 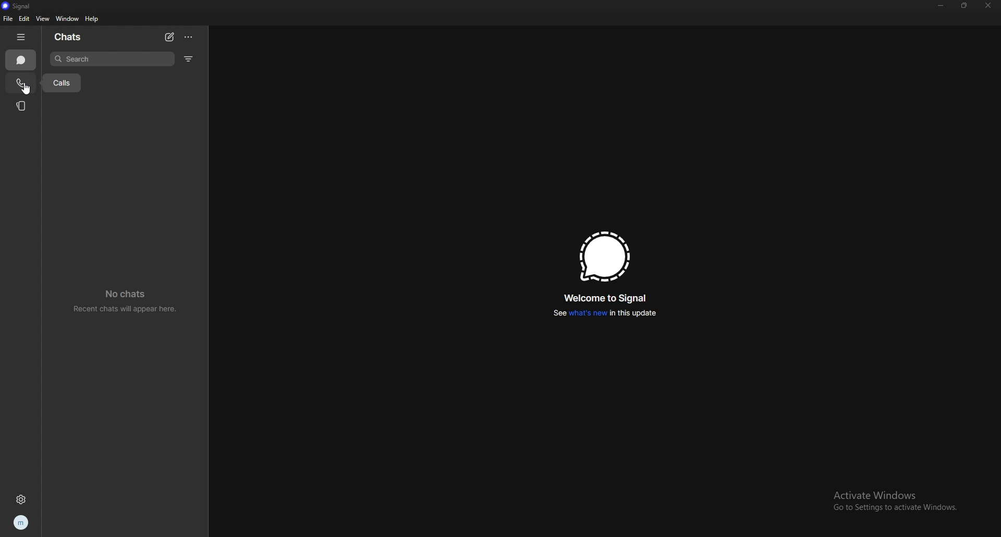 I want to click on hide tab, so click(x=21, y=36).